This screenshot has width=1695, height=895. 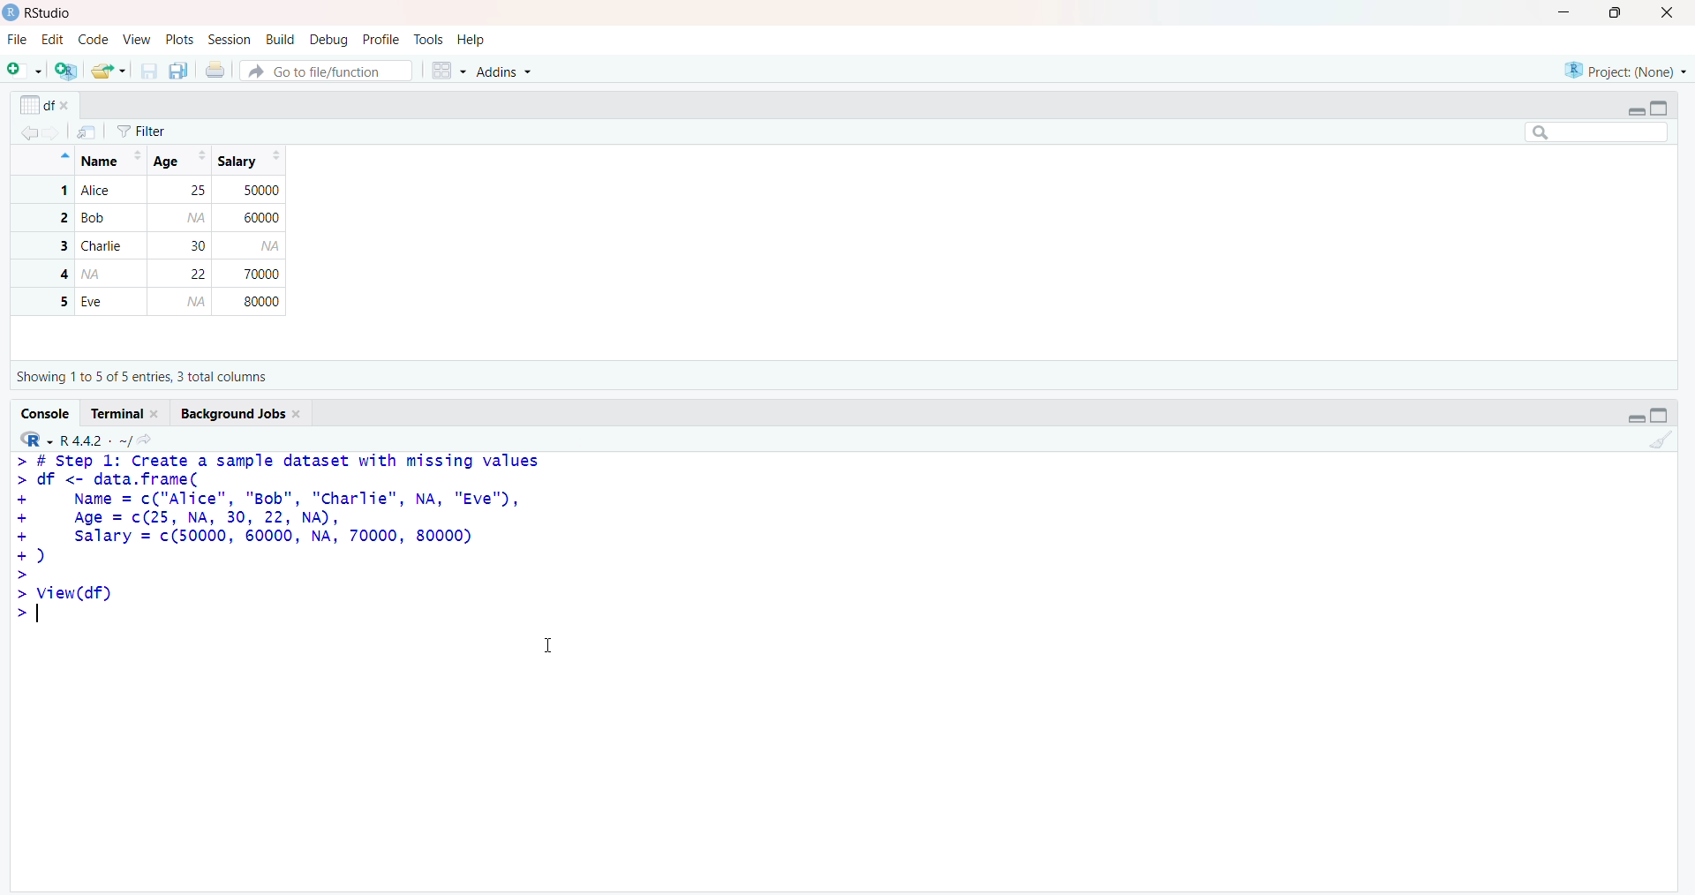 I want to click on df, so click(x=46, y=102).